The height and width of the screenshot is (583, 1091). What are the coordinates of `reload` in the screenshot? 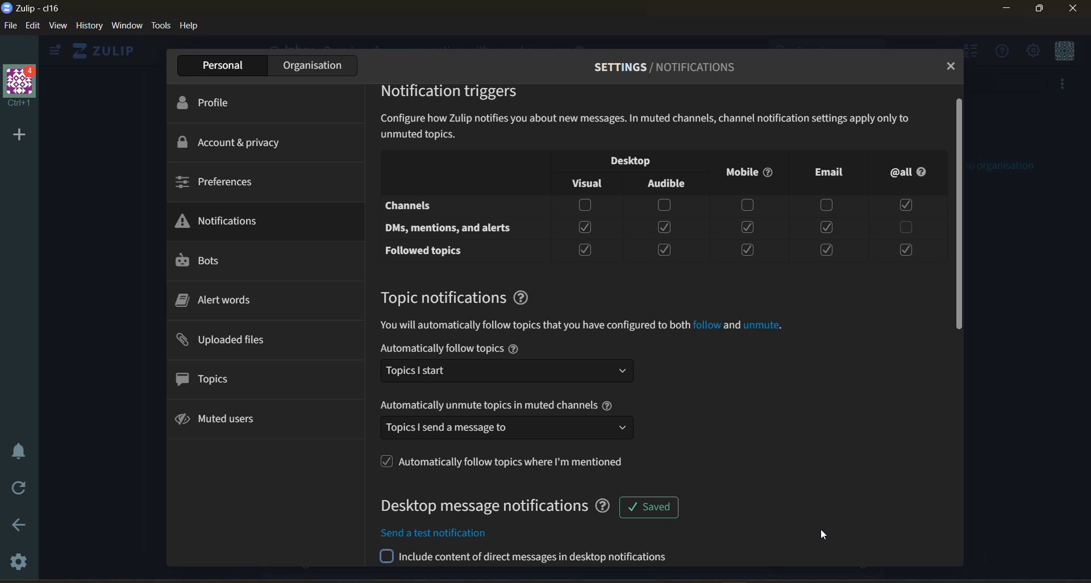 It's located at (20, 489).